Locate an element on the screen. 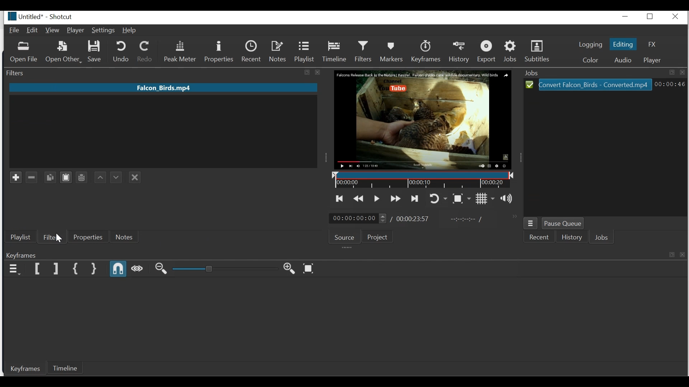  Edit is located at coordinates (33, 30).